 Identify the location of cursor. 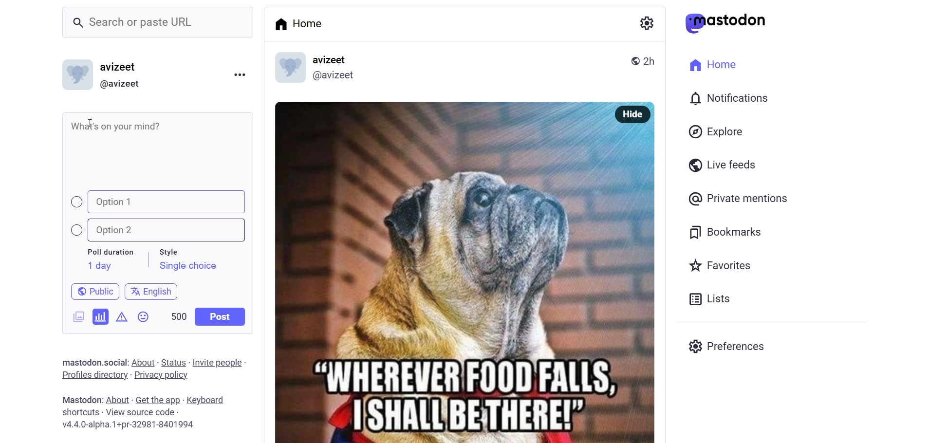
(93, 125).